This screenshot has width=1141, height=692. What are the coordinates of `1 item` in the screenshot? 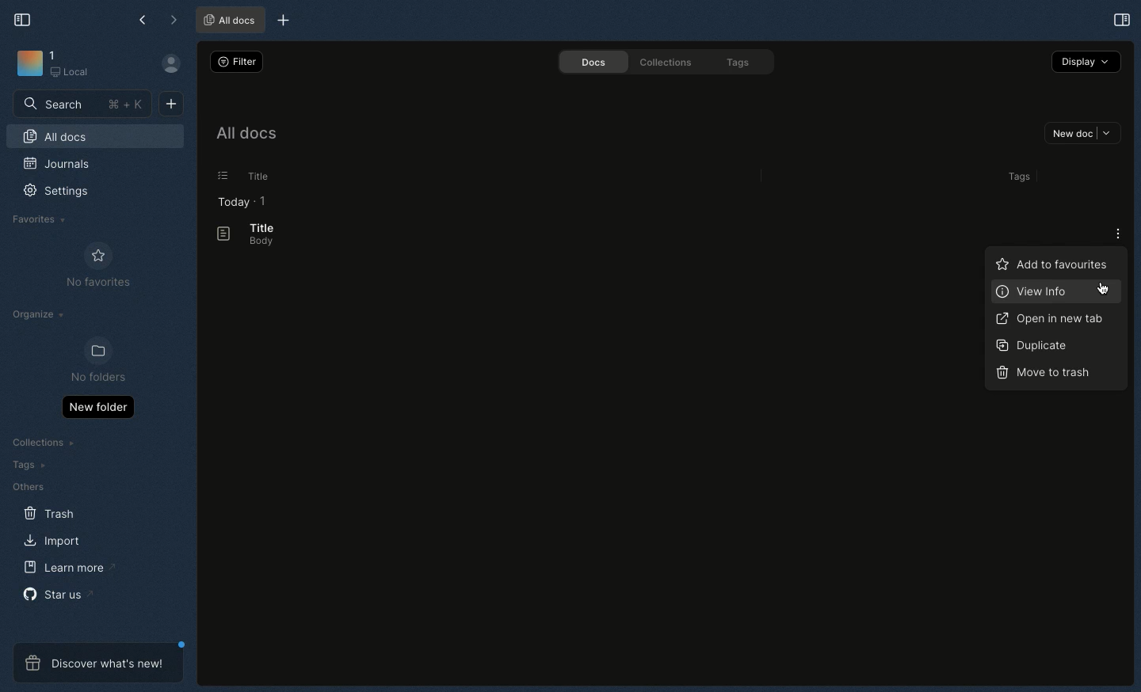 It's located at (263, 200).